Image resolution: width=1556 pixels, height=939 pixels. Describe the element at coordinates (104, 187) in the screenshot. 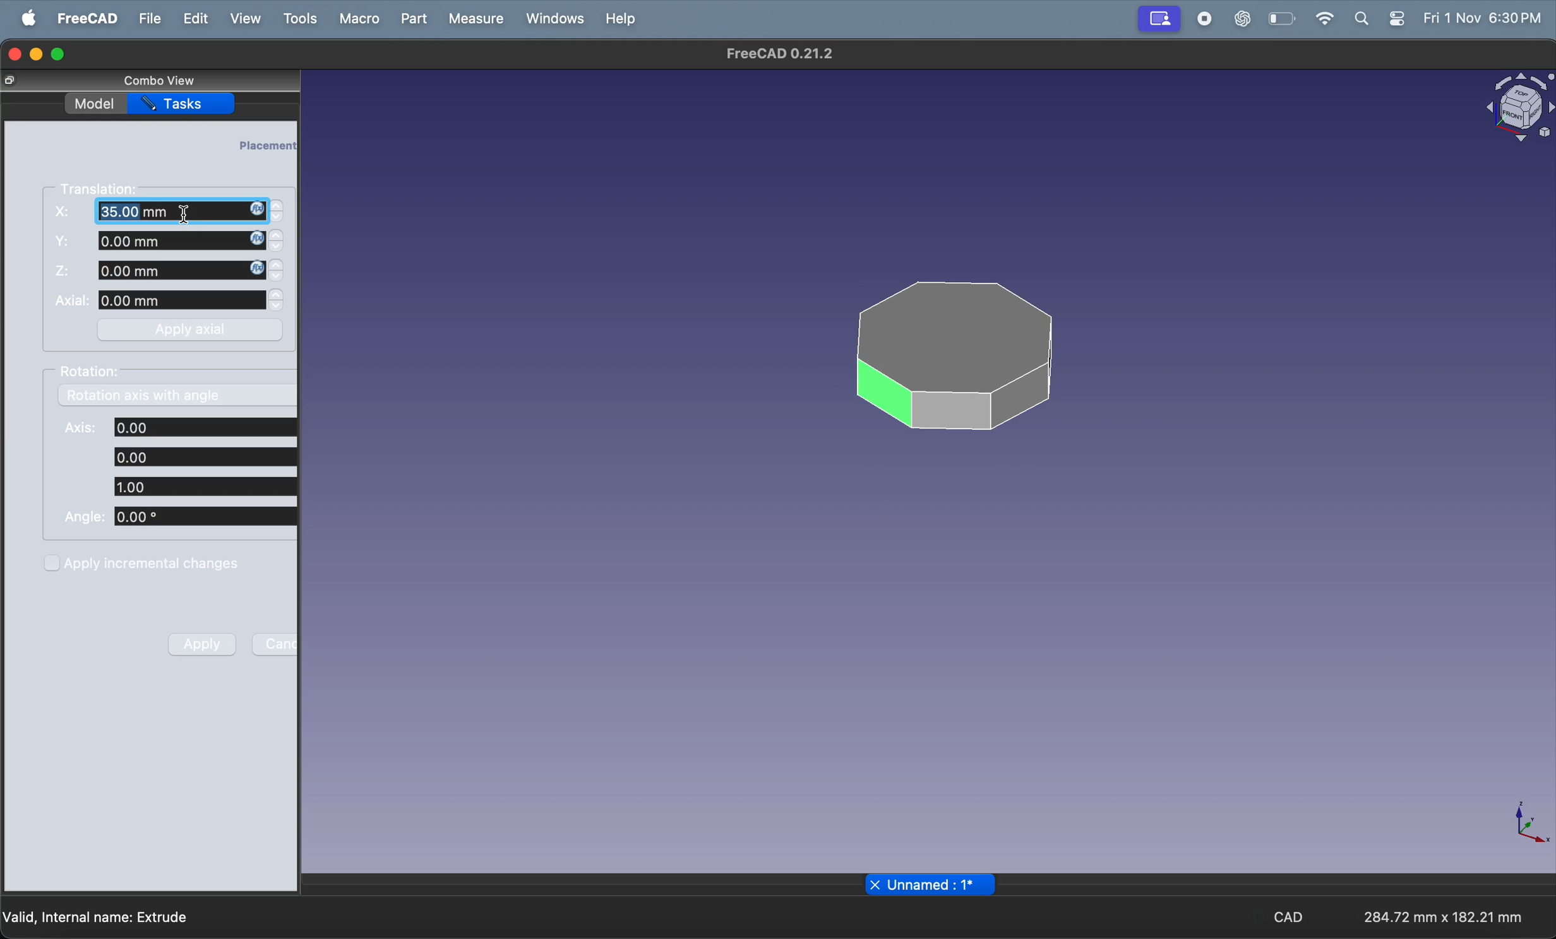

I see `translation` at that location.